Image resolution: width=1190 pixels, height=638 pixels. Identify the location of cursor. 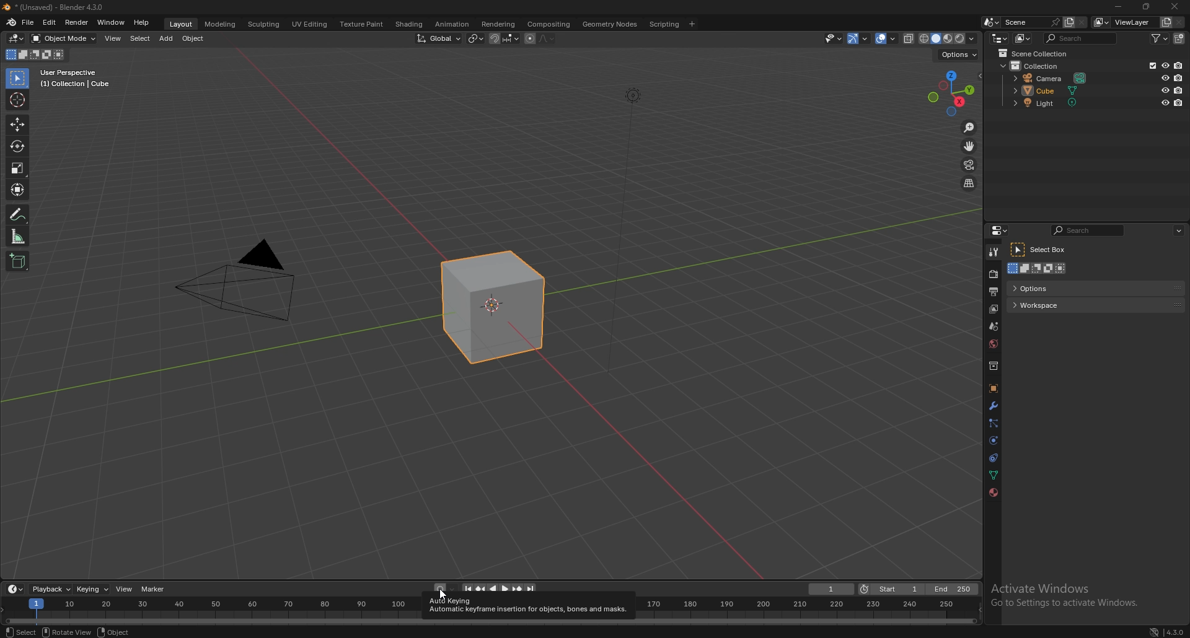
(17, 99).